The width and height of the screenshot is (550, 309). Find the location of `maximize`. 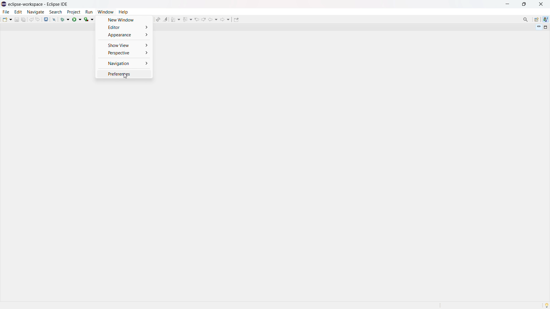

maximize is located at coordinates (524, 4).